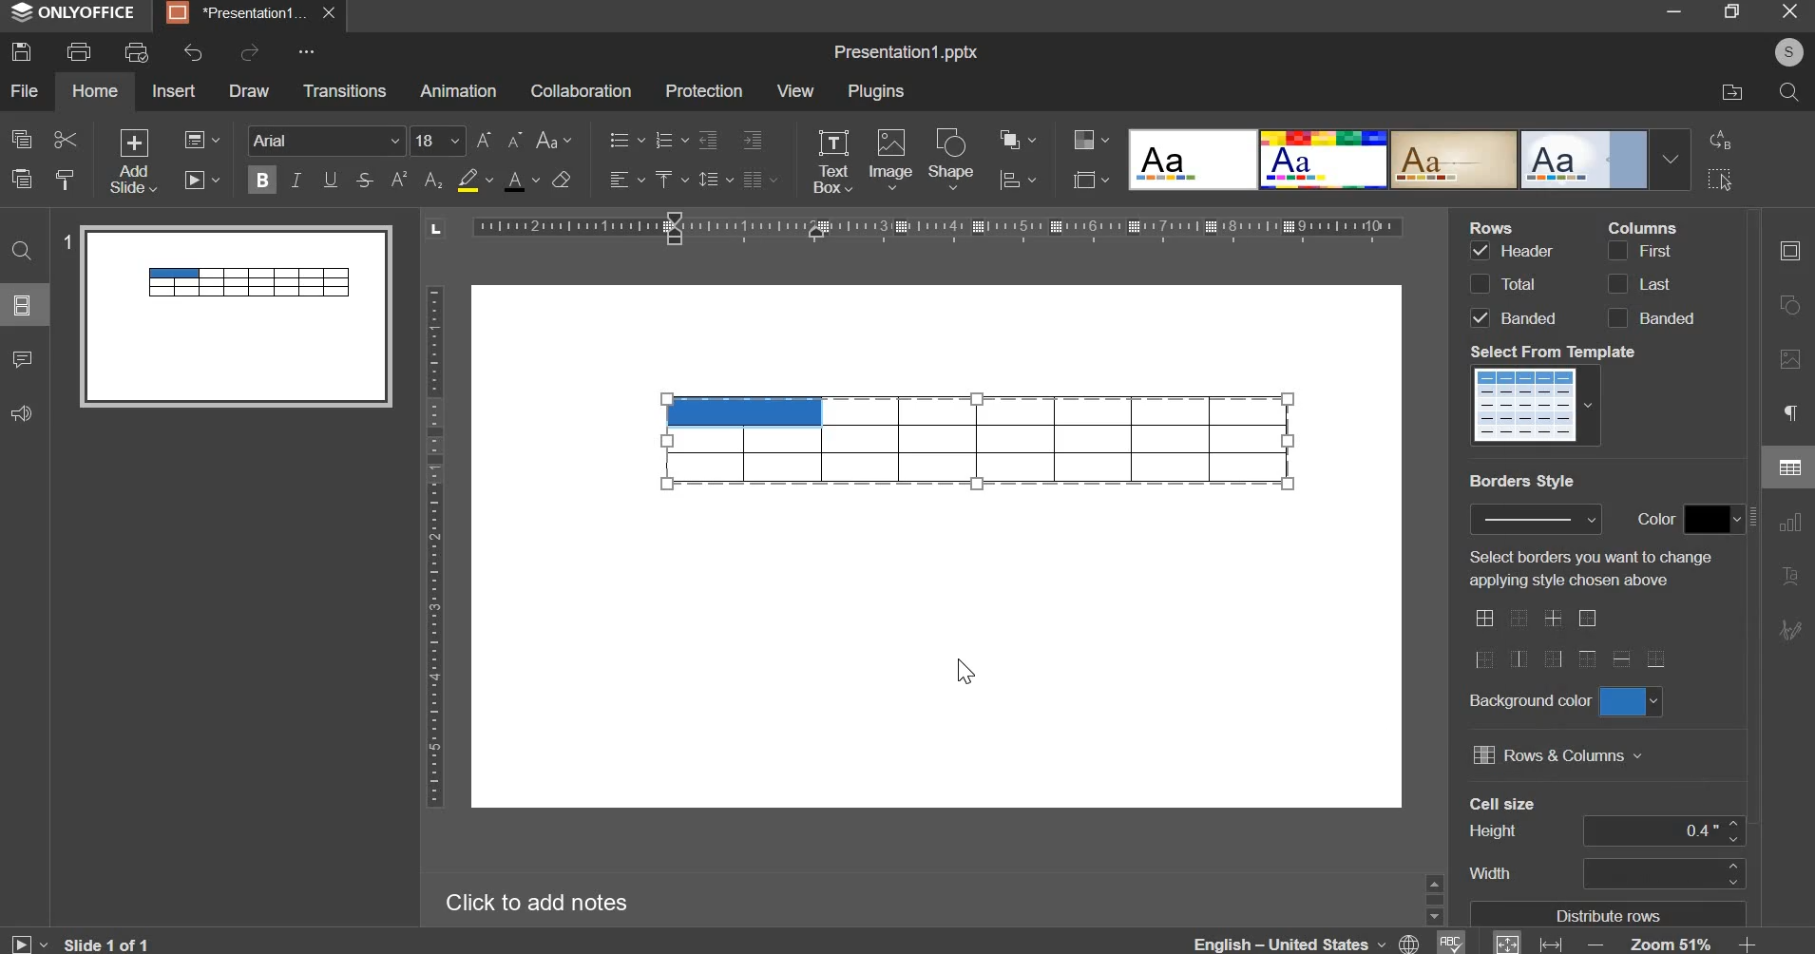 The image size is (1815, 954). I want to click on ONLYOFFICE , so click(77, 13).